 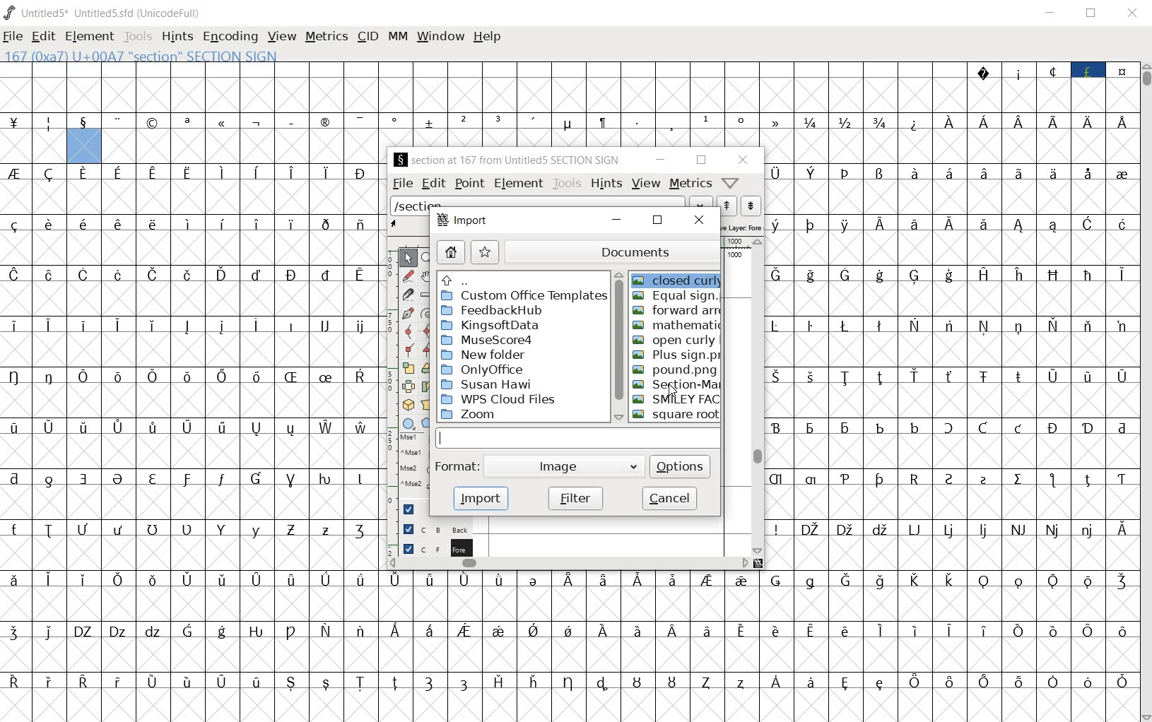 I want to click on New folder, so click(x=486, y=355).